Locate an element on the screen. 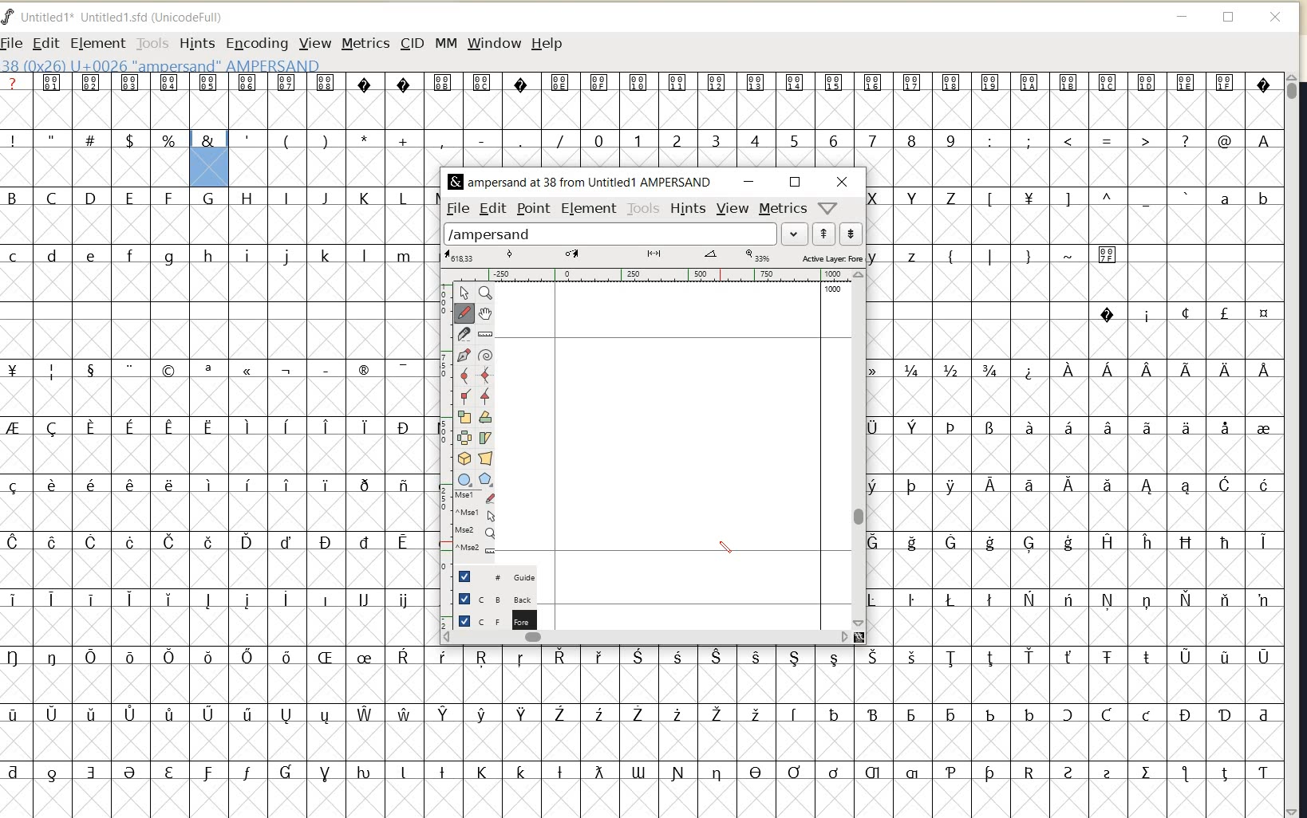 The width and height of the screenshot is (1307, 818). change whether spiro is active or not is located at coordinates (485, 355).